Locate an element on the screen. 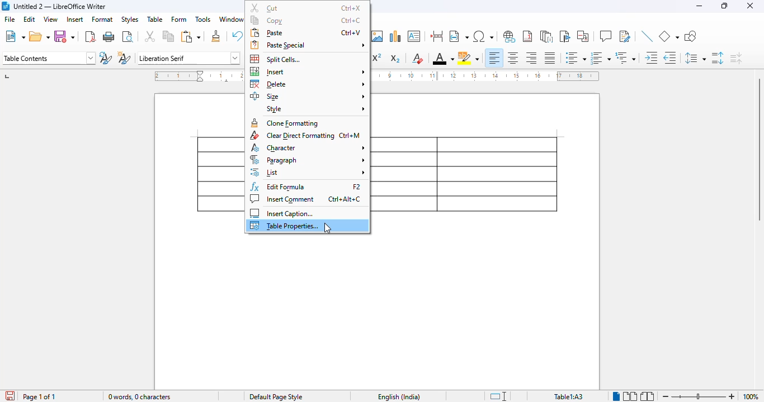  insert text box is located at coordinates (414, 36).